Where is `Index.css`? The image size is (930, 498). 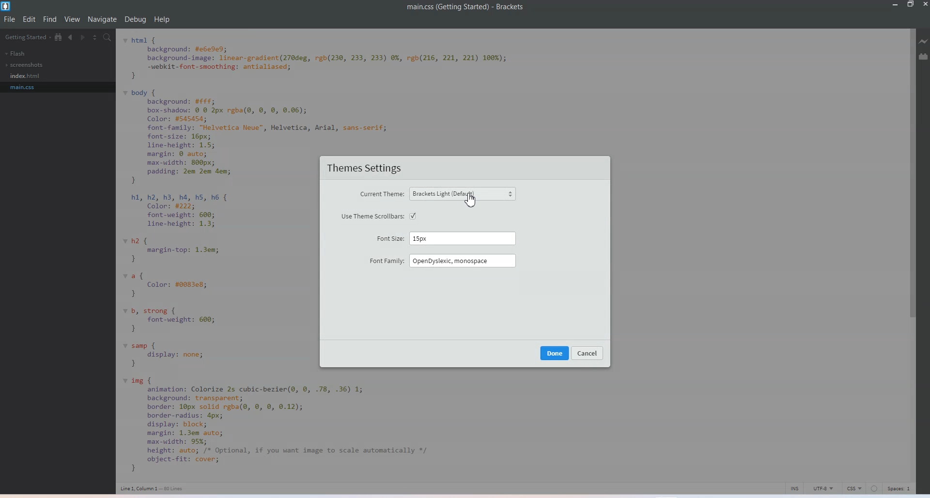
Index.css is located at coordinates (27, 75).